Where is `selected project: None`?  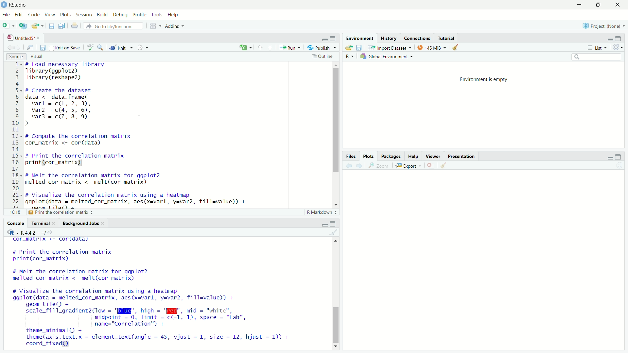 selected project: None is located at coordinates (604, 25).